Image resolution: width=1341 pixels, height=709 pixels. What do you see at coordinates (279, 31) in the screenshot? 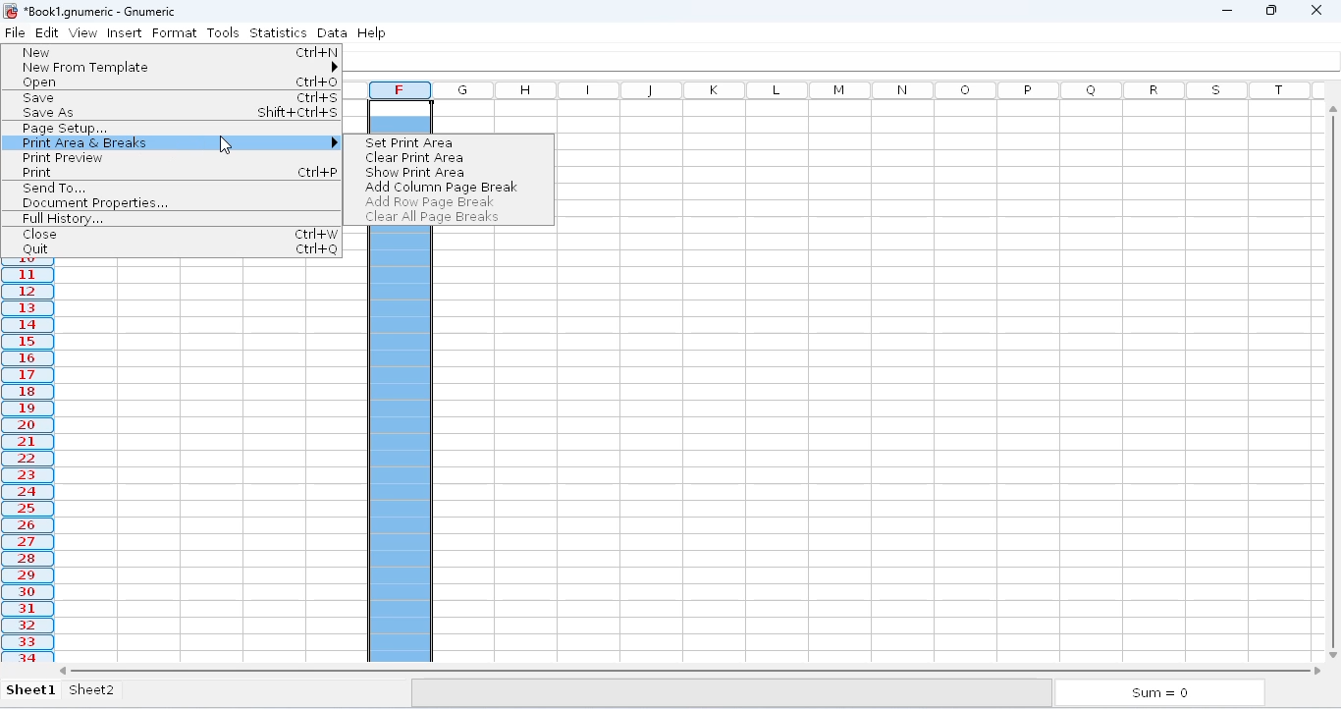
I see `statistics` at bounding box center [279, 31].